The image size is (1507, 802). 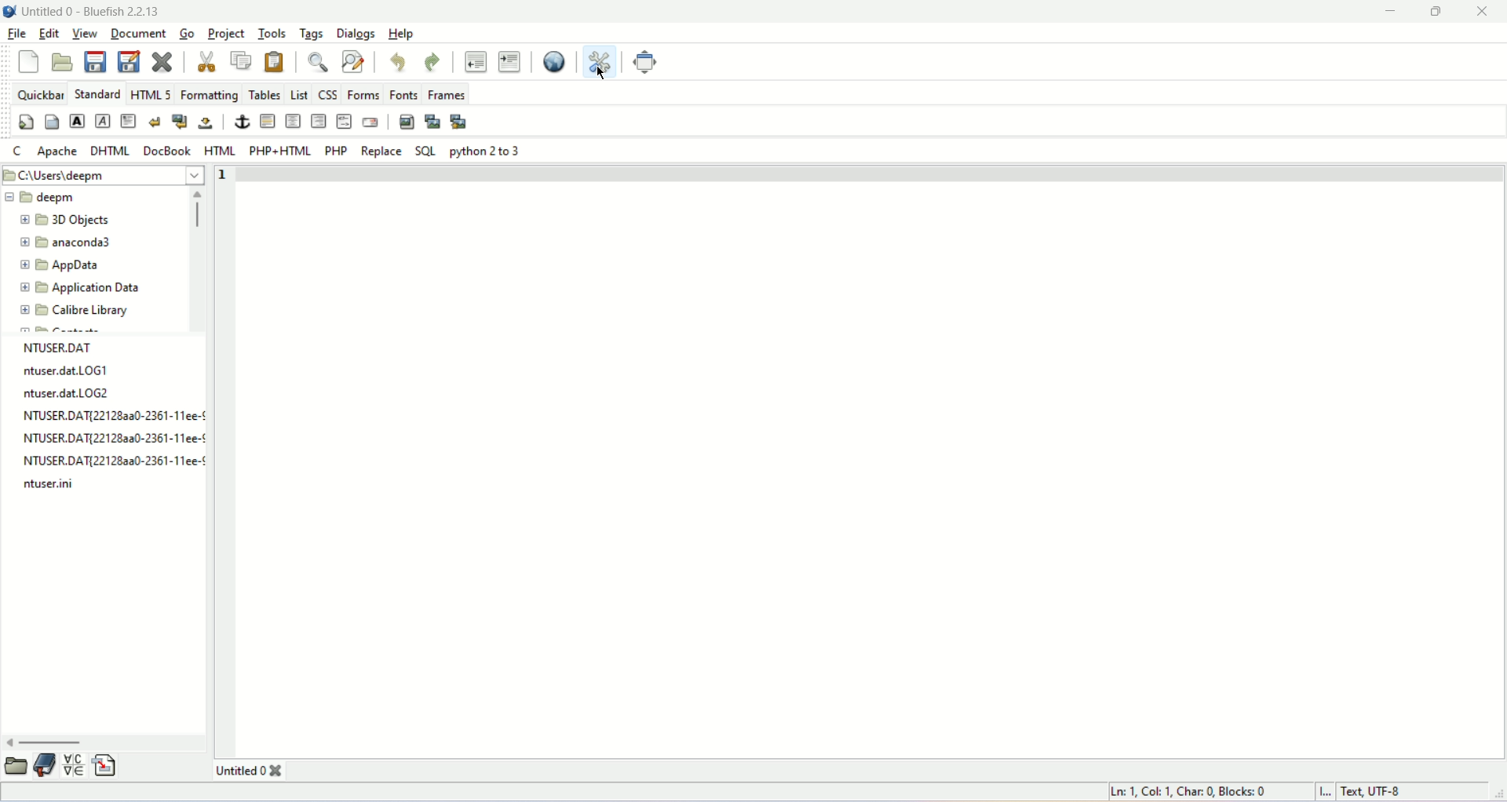 I want to click on dialogs, so click(x=357, y=33).